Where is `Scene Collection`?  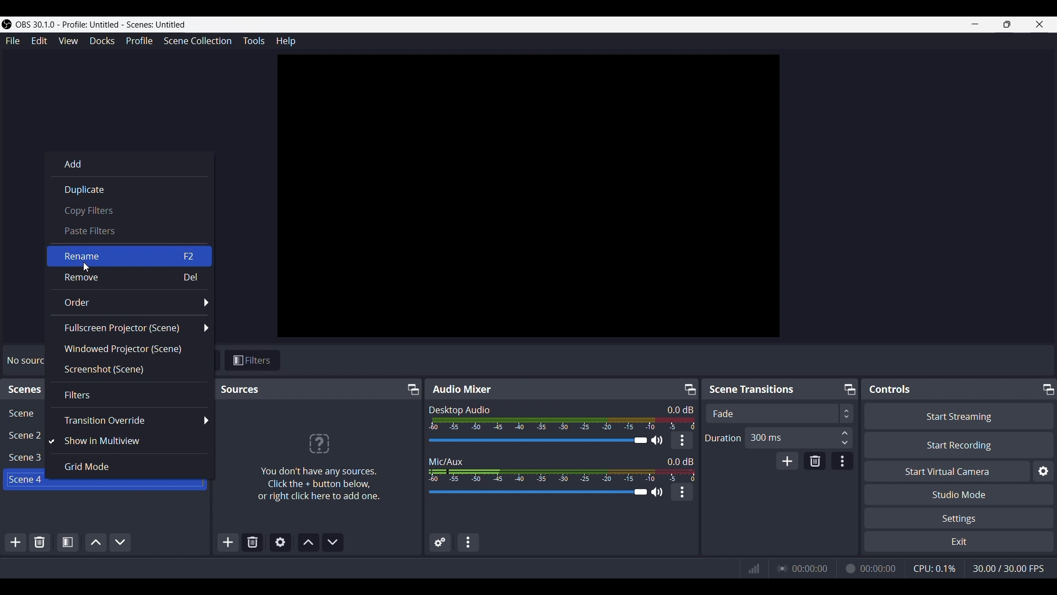
Scene Collection is located at coordinates (198, 40).